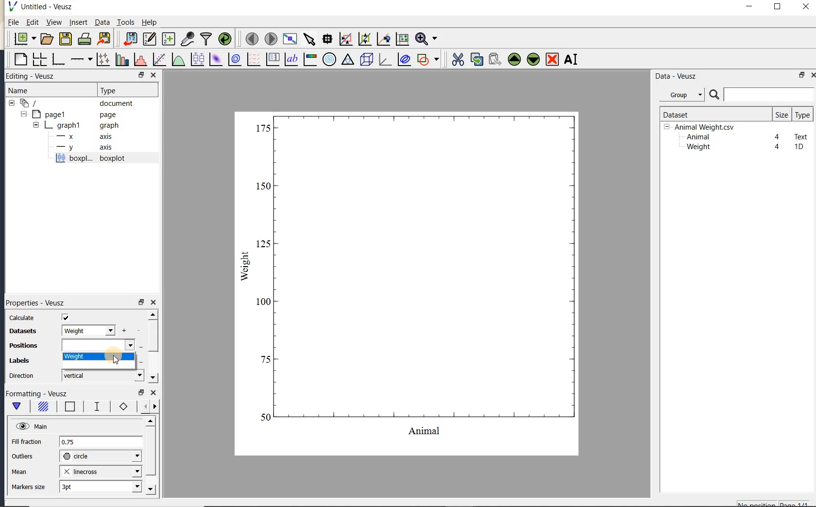 The width and height of the screenshot is (816, 507). I want to click on plot a vector field, so click(252, 60).